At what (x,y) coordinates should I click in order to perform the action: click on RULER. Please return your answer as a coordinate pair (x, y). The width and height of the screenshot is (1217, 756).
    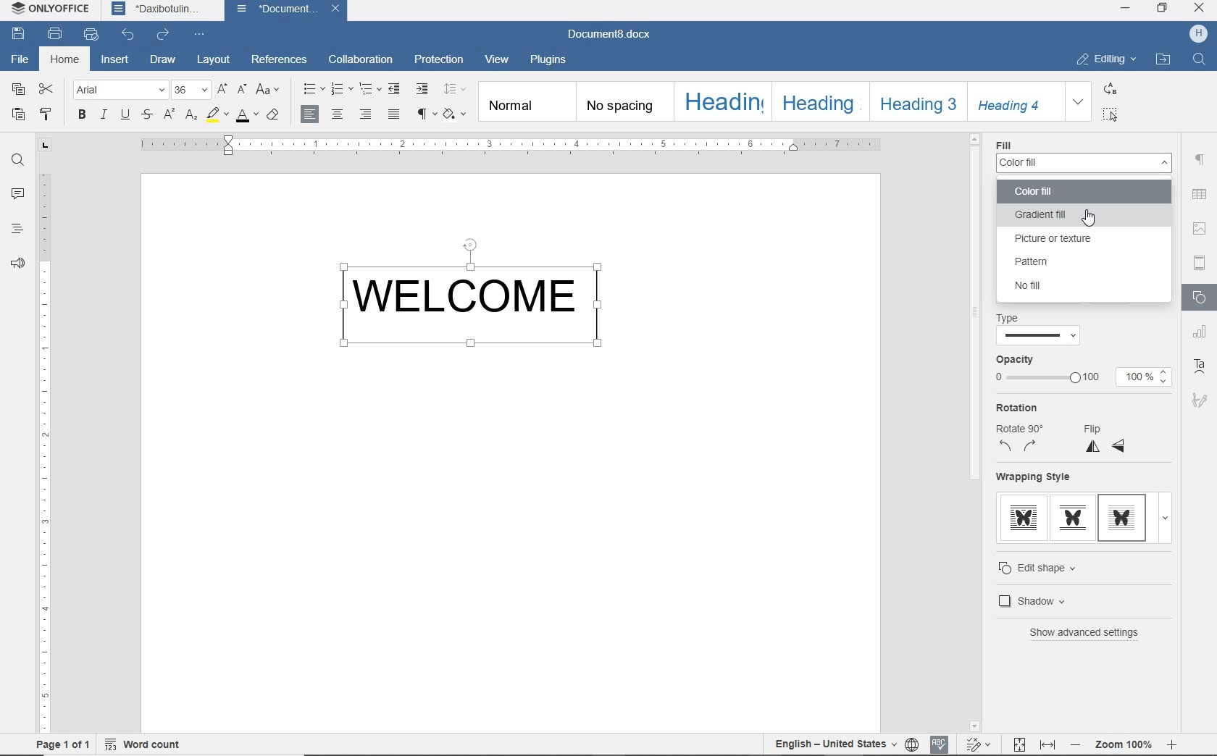
    Looking at the image, I should click on (46, 447).